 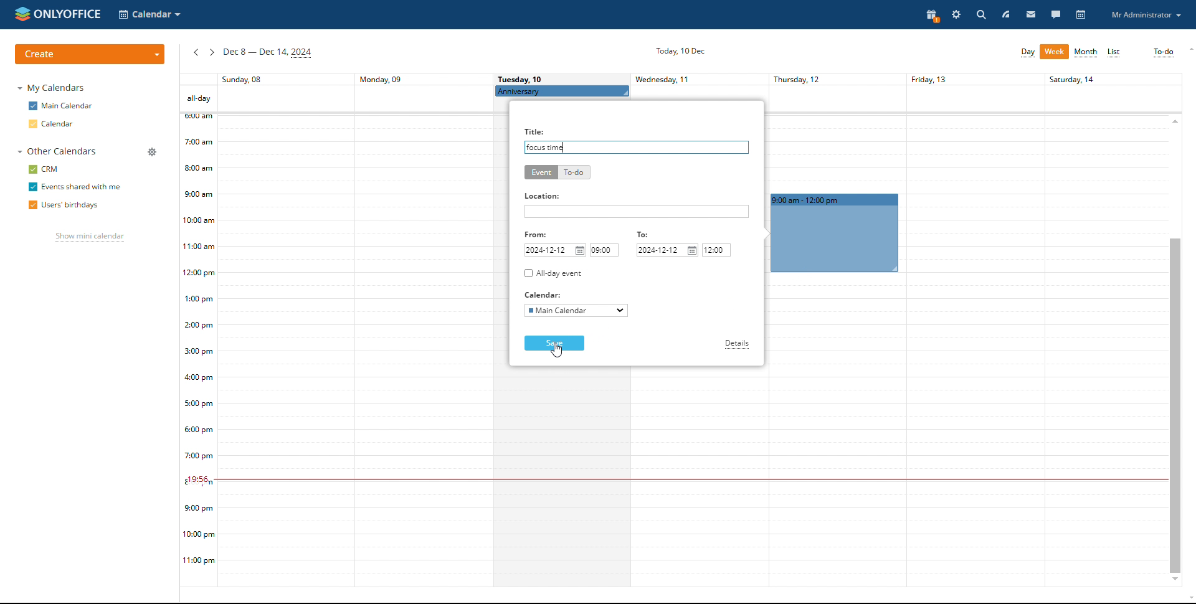 What do you see at coordinates (1175, 580) in the screenshot?
I see `scroll down` at bounding box center [1175, 580].